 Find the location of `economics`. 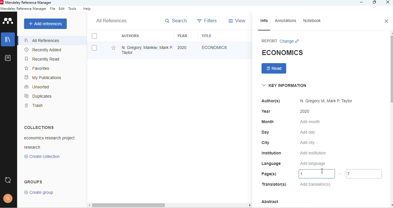

economics is located at coordinates (214, 48).